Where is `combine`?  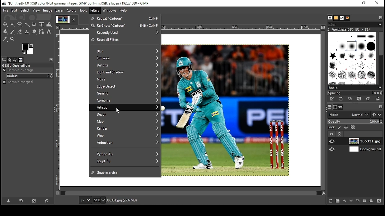
combine is located at coordinates (125, 100).